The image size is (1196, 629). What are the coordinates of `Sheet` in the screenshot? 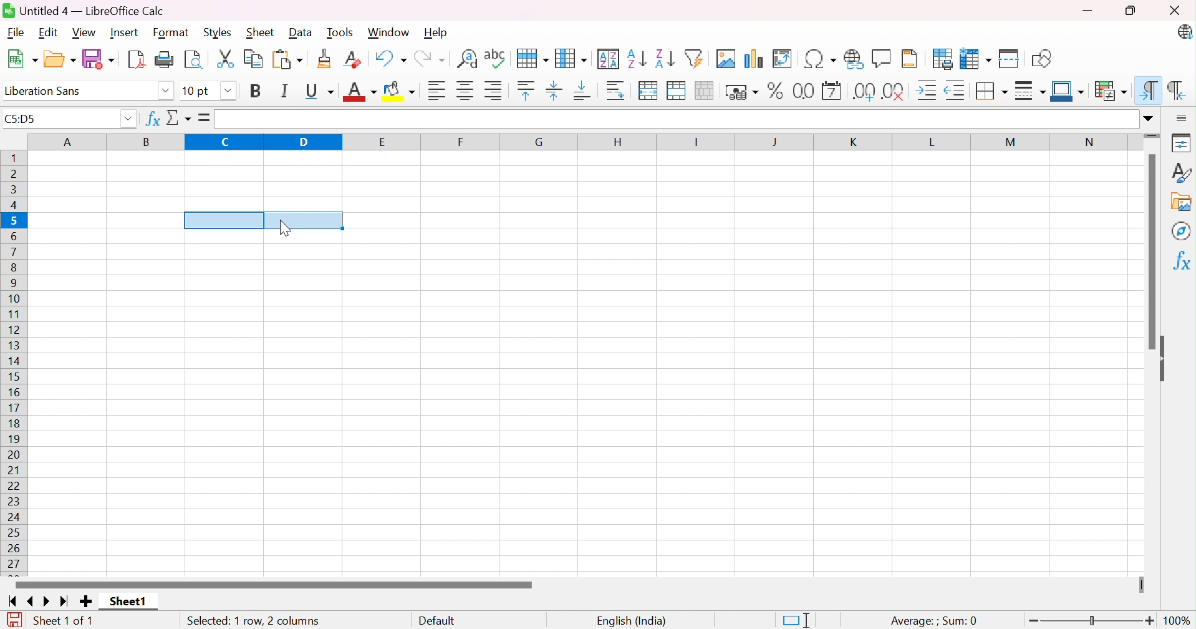 It's located at (260, 32).